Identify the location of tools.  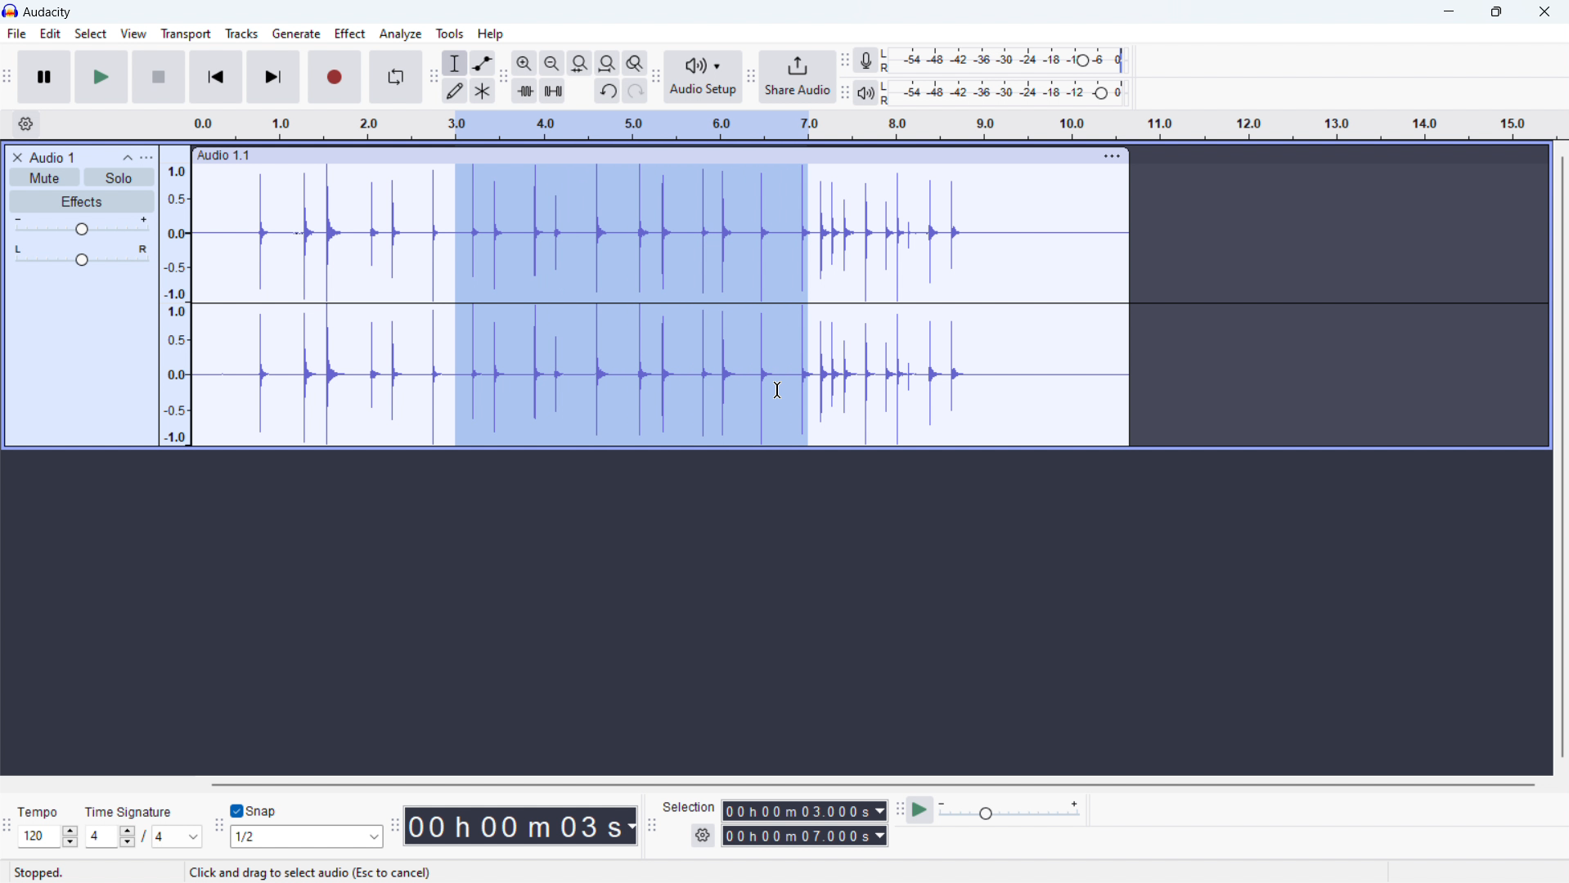
(450, 33).